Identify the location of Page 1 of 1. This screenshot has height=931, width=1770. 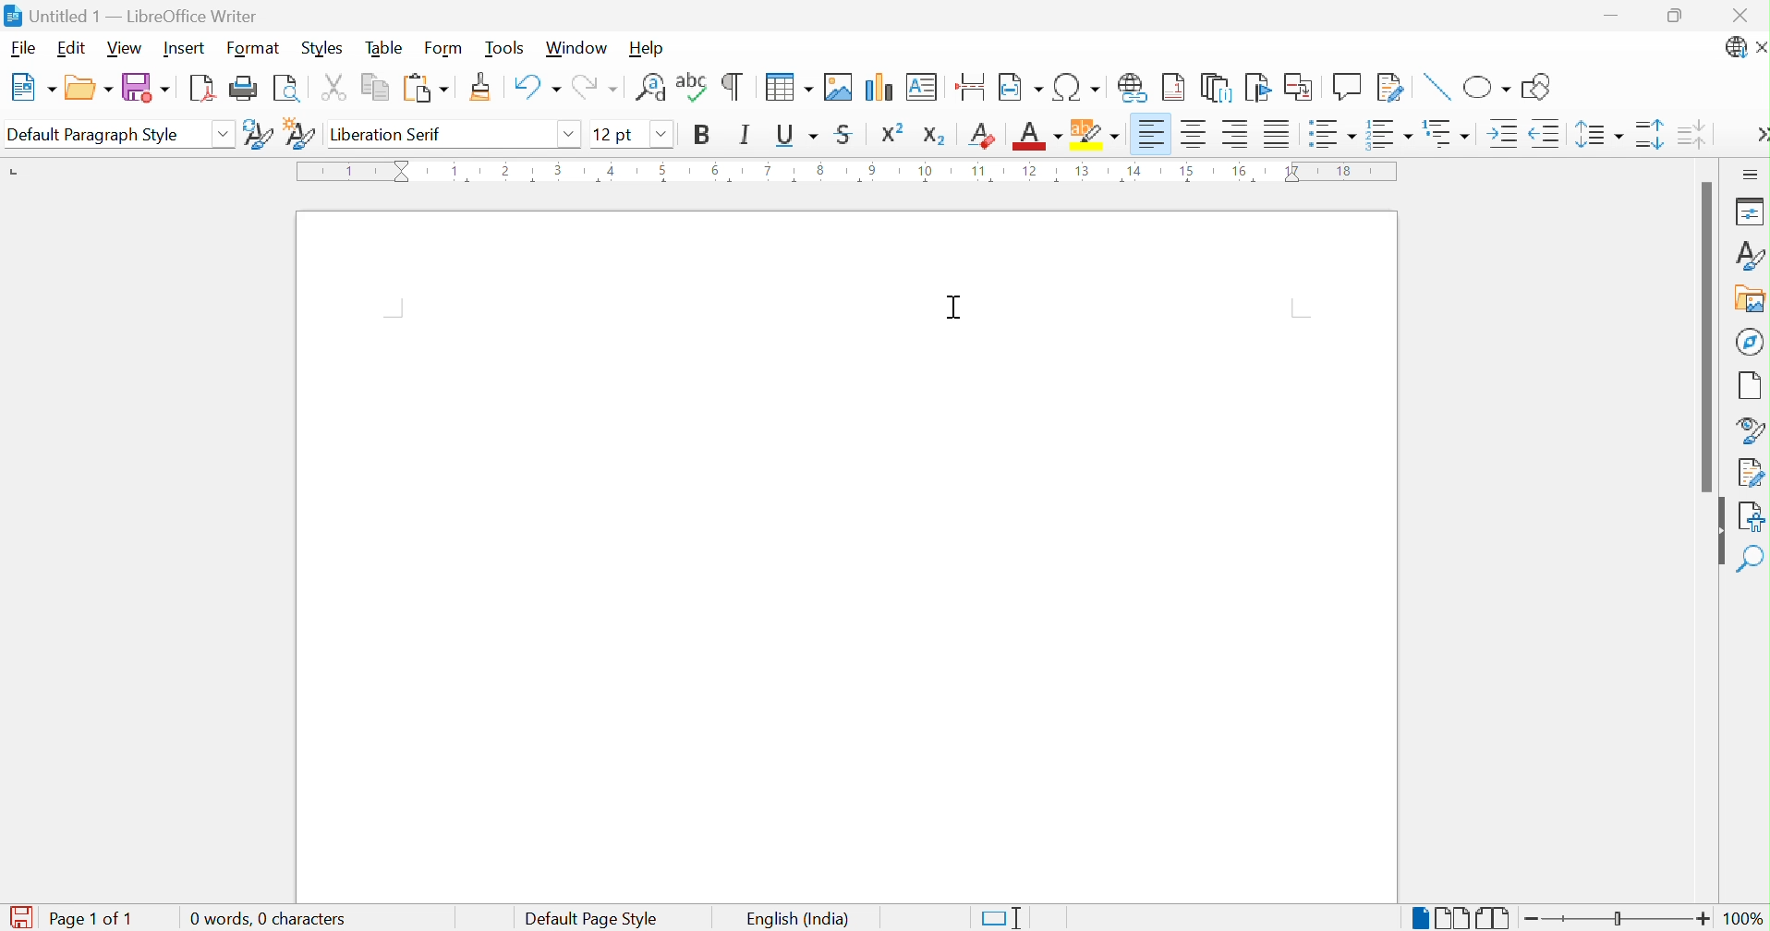
(68, 916).